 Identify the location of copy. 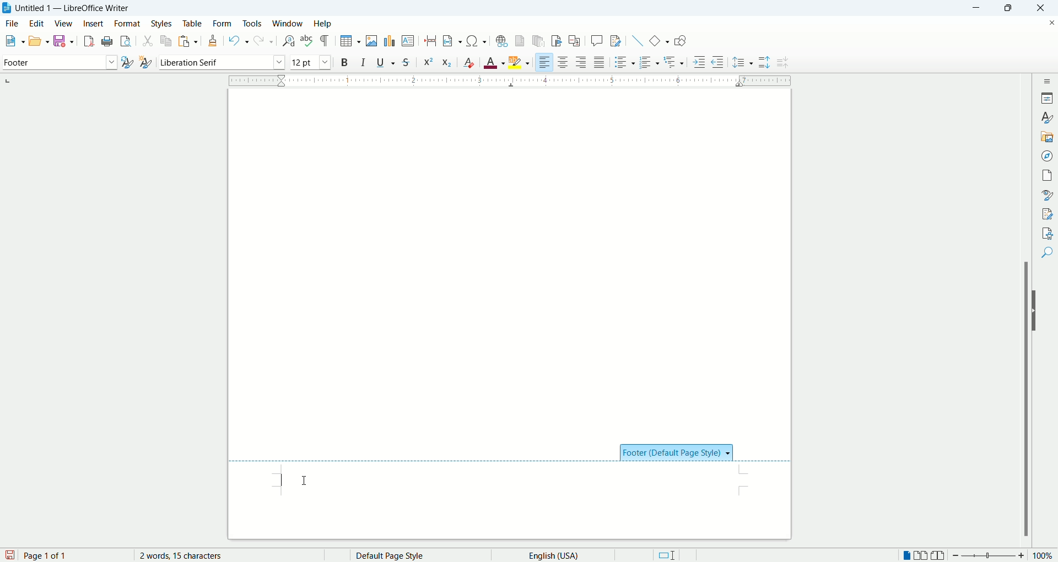
(167, 40).